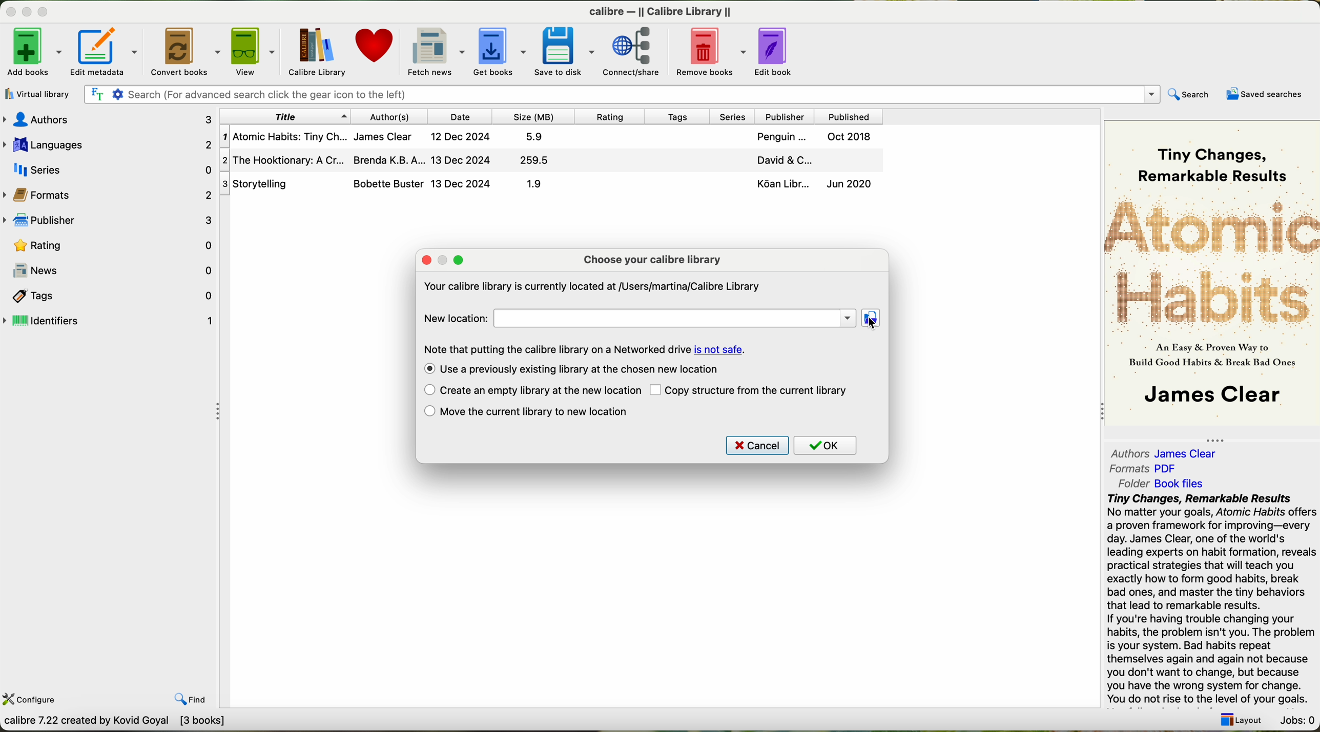  I want to click on configure, so click(39, 701).